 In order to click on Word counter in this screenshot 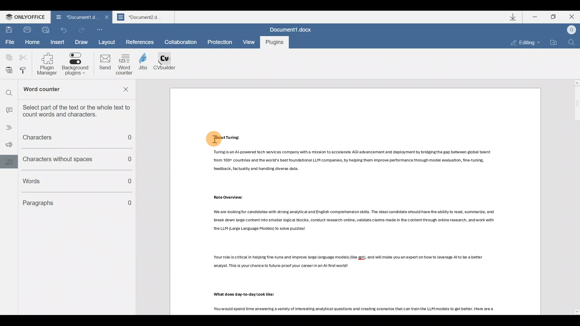, I will do `click(125, 64)`.